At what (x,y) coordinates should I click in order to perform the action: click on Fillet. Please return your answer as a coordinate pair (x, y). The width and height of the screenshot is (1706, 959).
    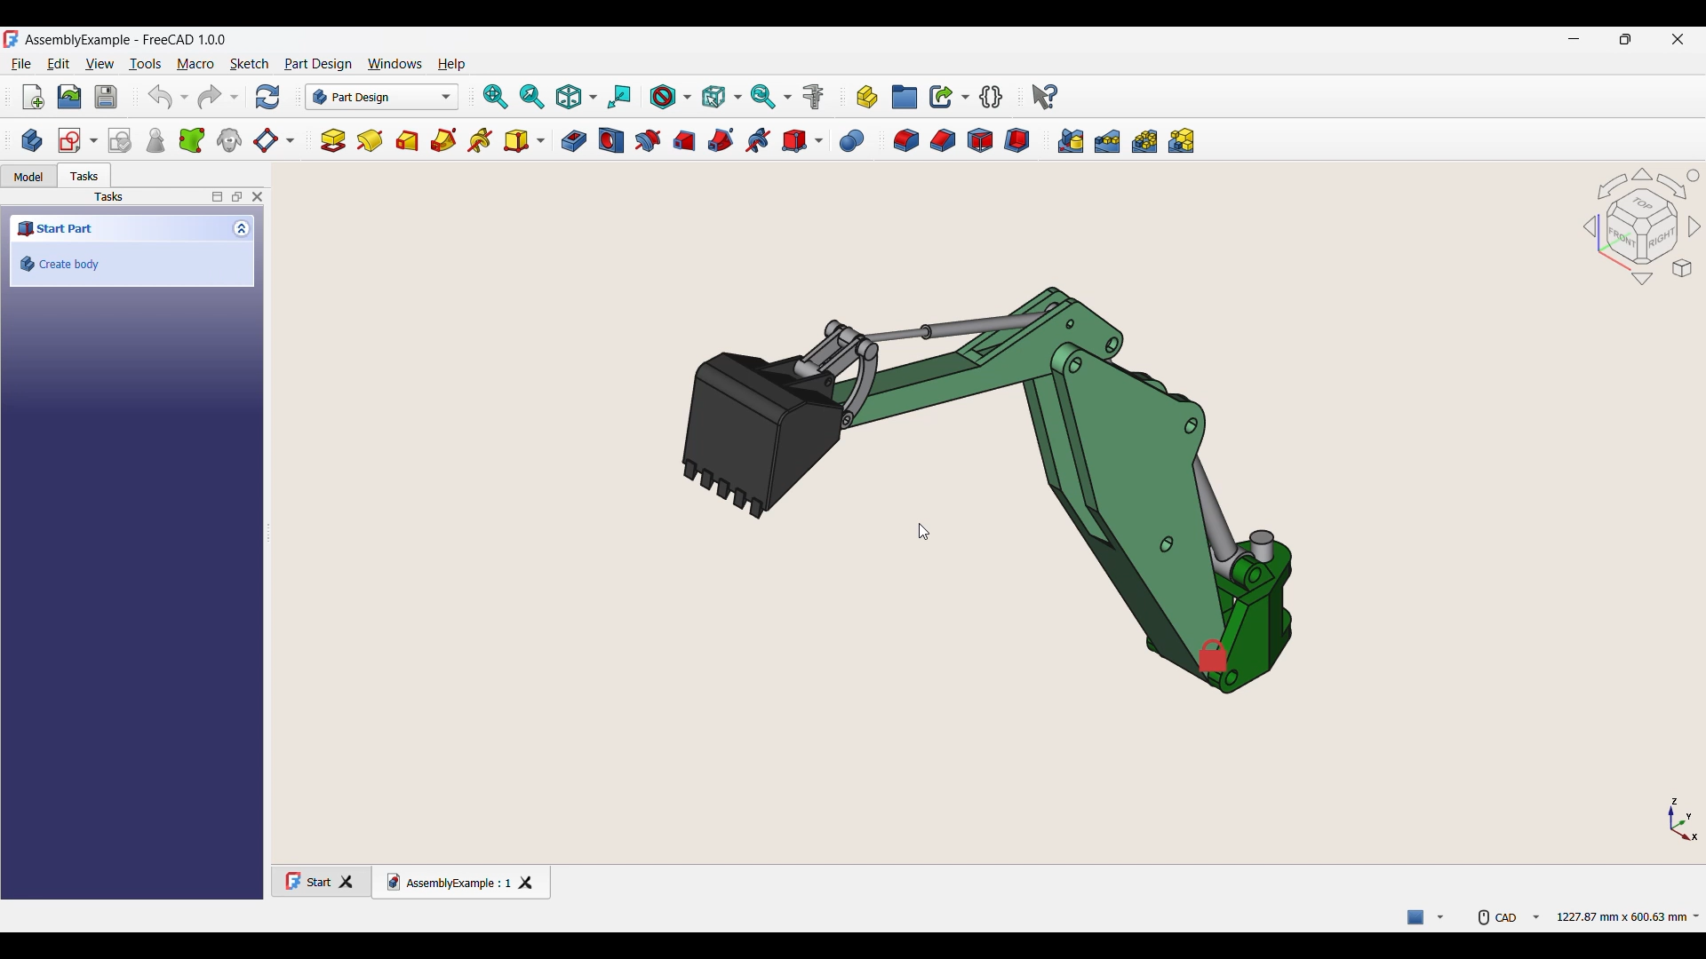
    Looking at the image, I should click on (905, 141).